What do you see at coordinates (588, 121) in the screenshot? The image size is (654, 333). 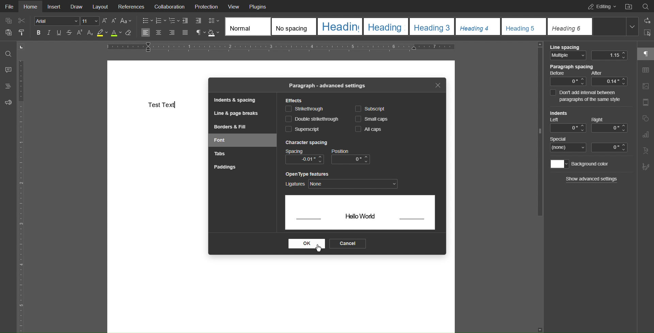 I see `Indents` at bounding box center [588, 121].